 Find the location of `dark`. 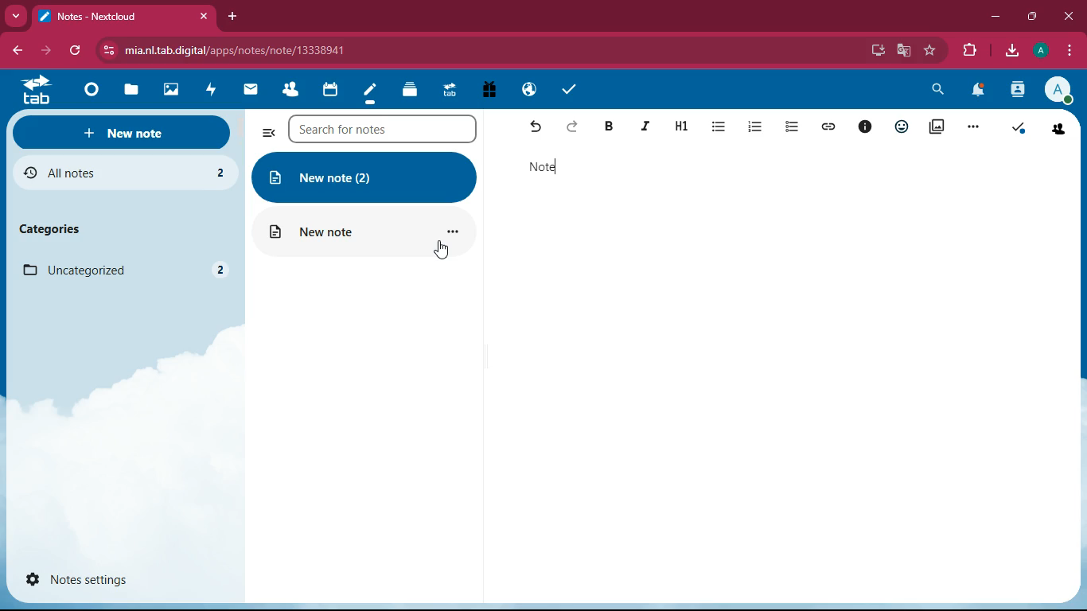

dark is located at coordinates (612, 127).